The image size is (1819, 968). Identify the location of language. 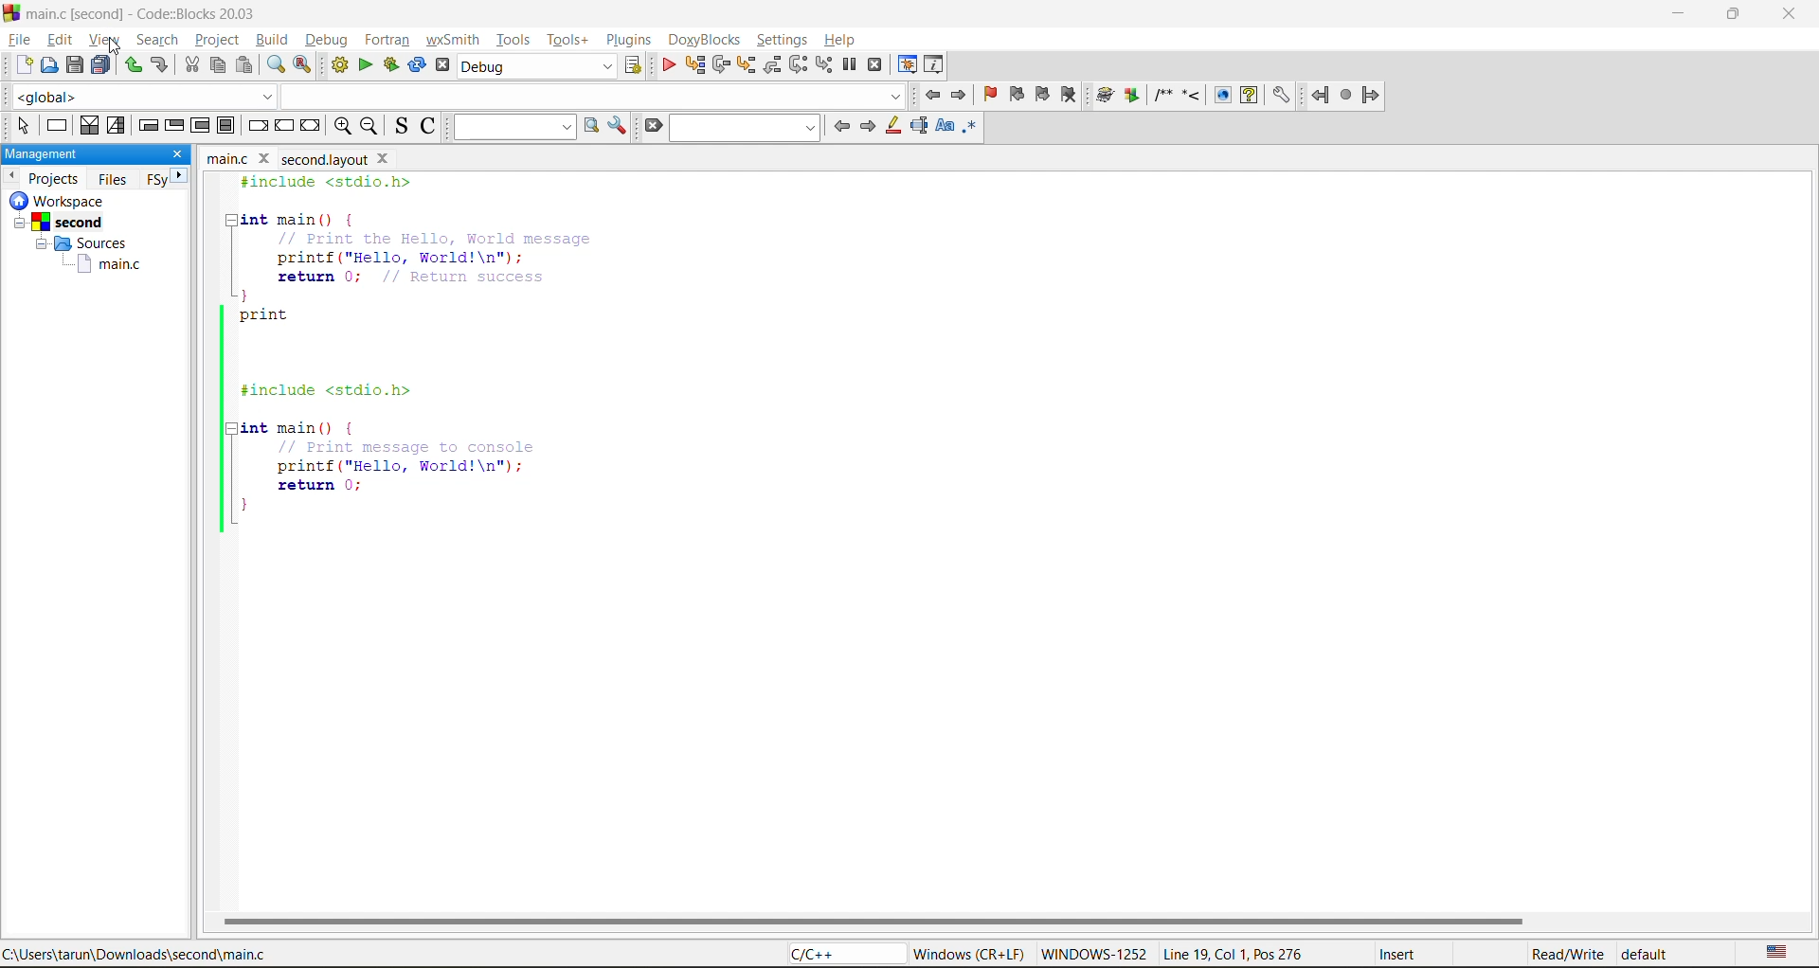
(839, 955).